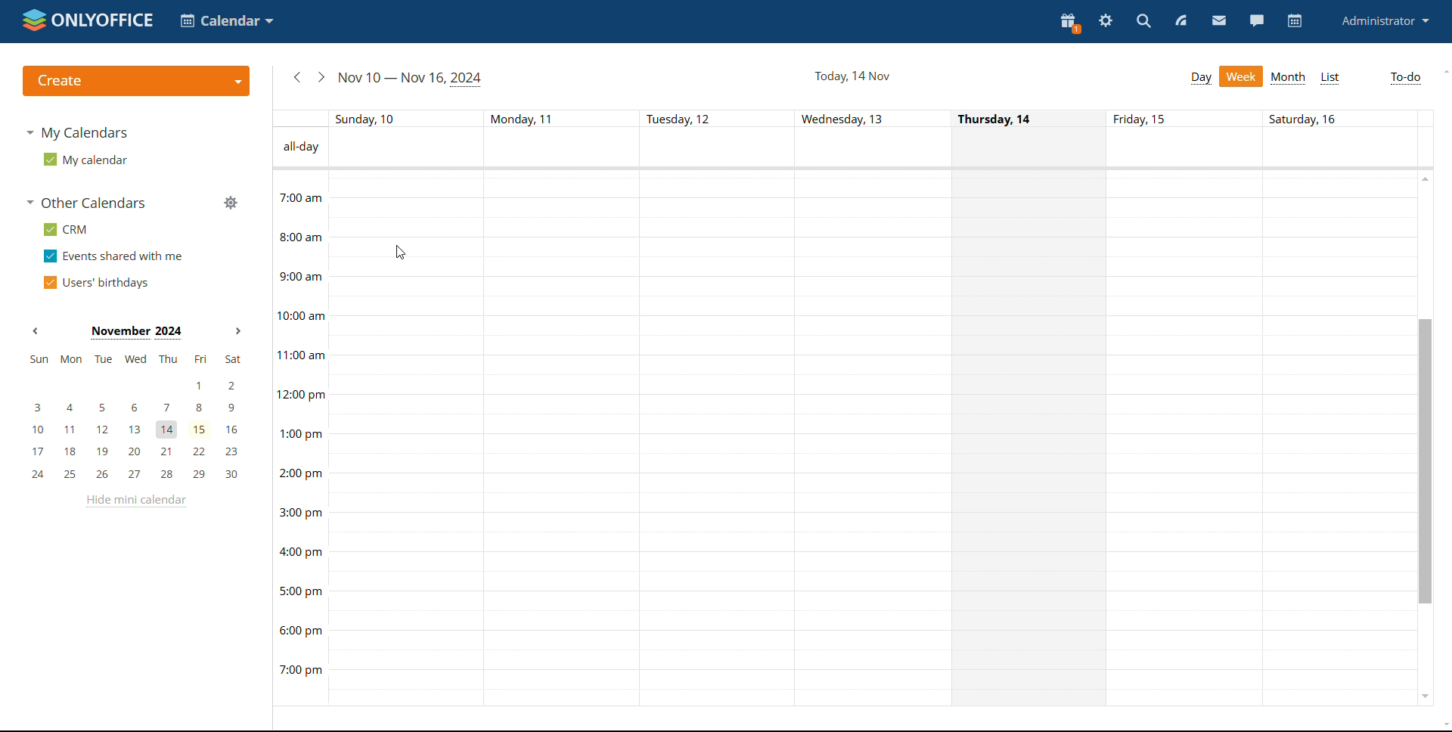  What do you see at coordinates (1407, 77) in the screenshot?
I see `to-do` at bounding box center [1407, 77].